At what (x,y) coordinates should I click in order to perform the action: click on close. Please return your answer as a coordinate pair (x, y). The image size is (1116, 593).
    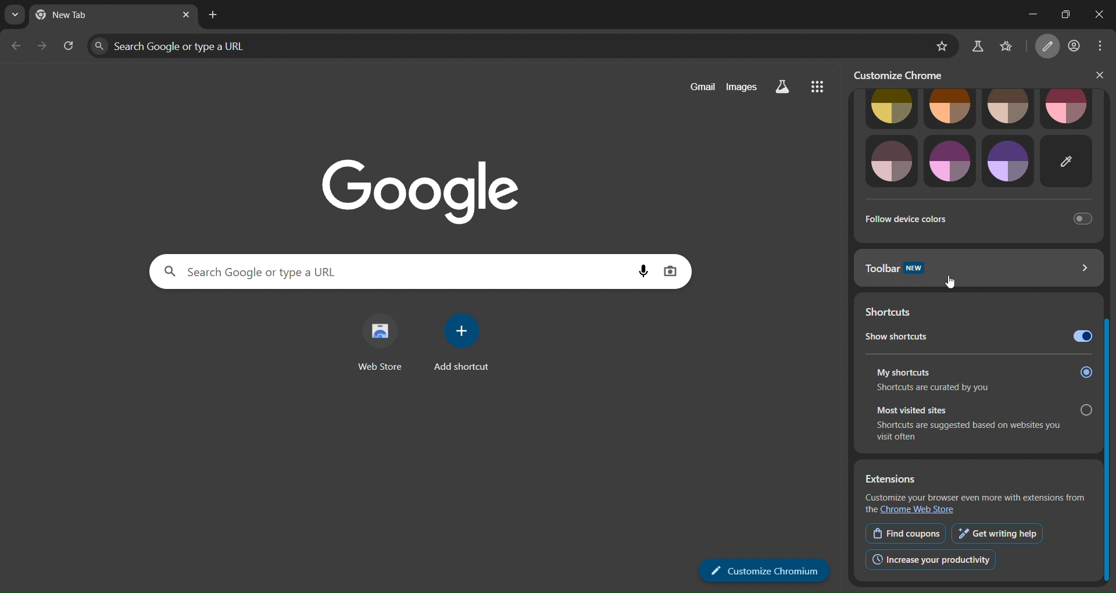
    Looking at the image, I should click on (1100, 15).